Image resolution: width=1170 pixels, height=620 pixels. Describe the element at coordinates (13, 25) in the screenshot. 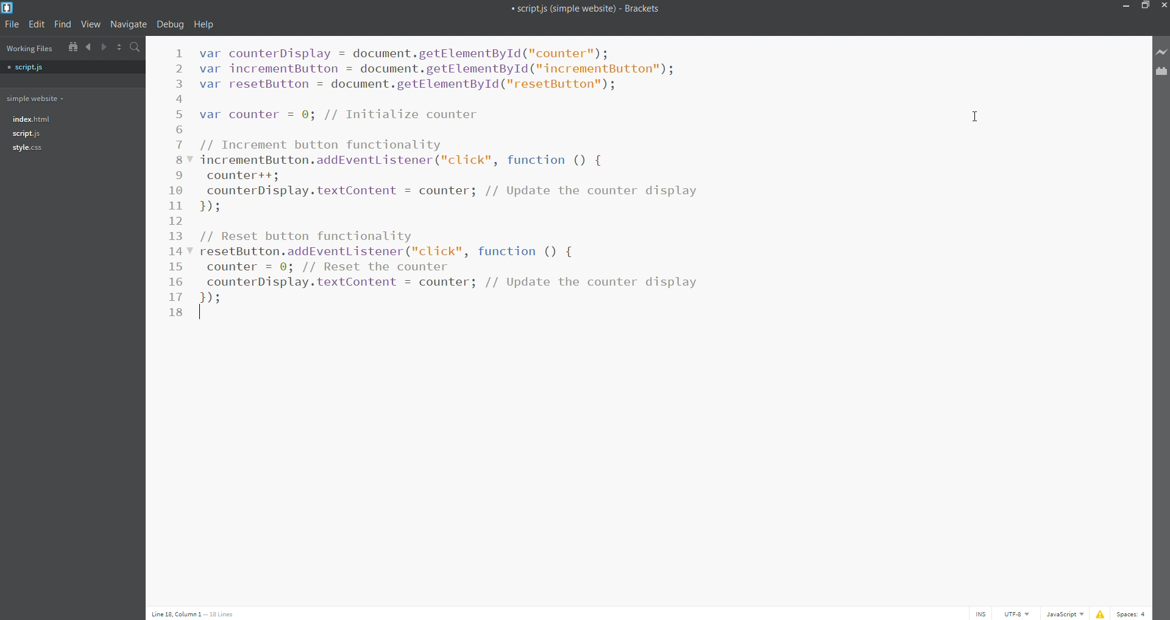

I see `file` at that location.